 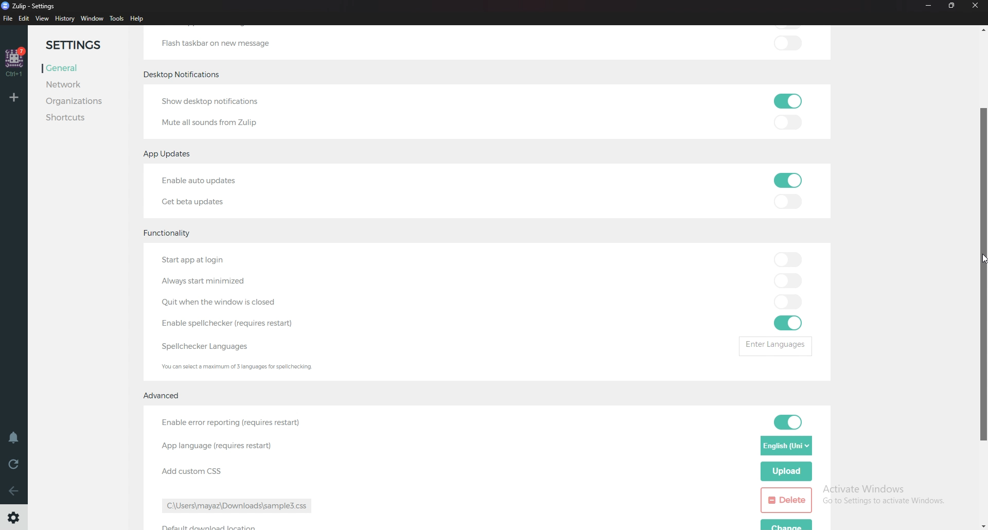 What do you see at coordinates (788, 42) in the screenshot?
I see `toggle` at bounding box center [788, 42].